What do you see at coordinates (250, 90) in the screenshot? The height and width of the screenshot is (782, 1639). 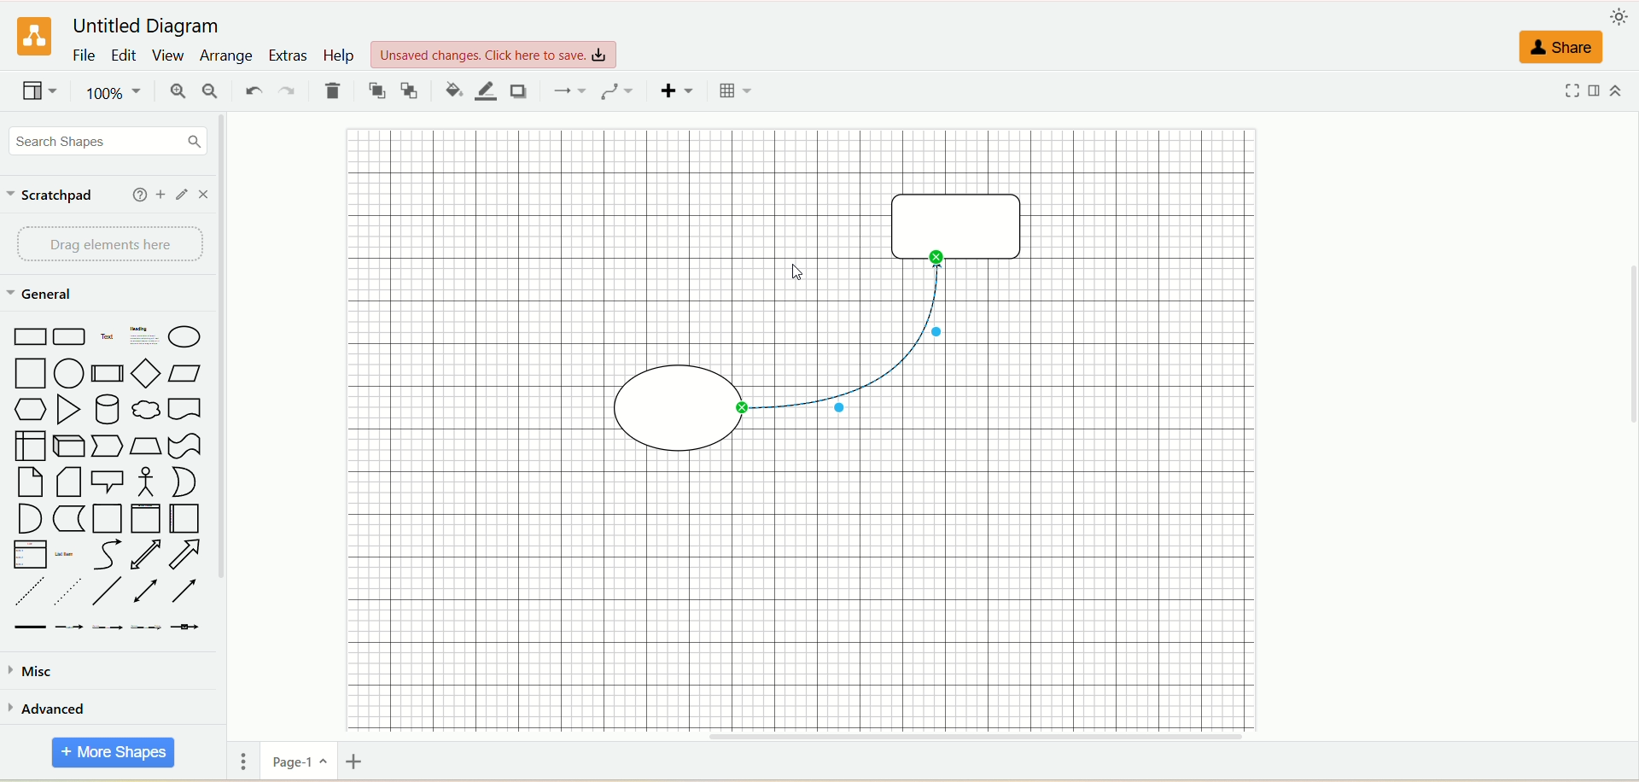 I see `undo` at bounding box center [250, 90].